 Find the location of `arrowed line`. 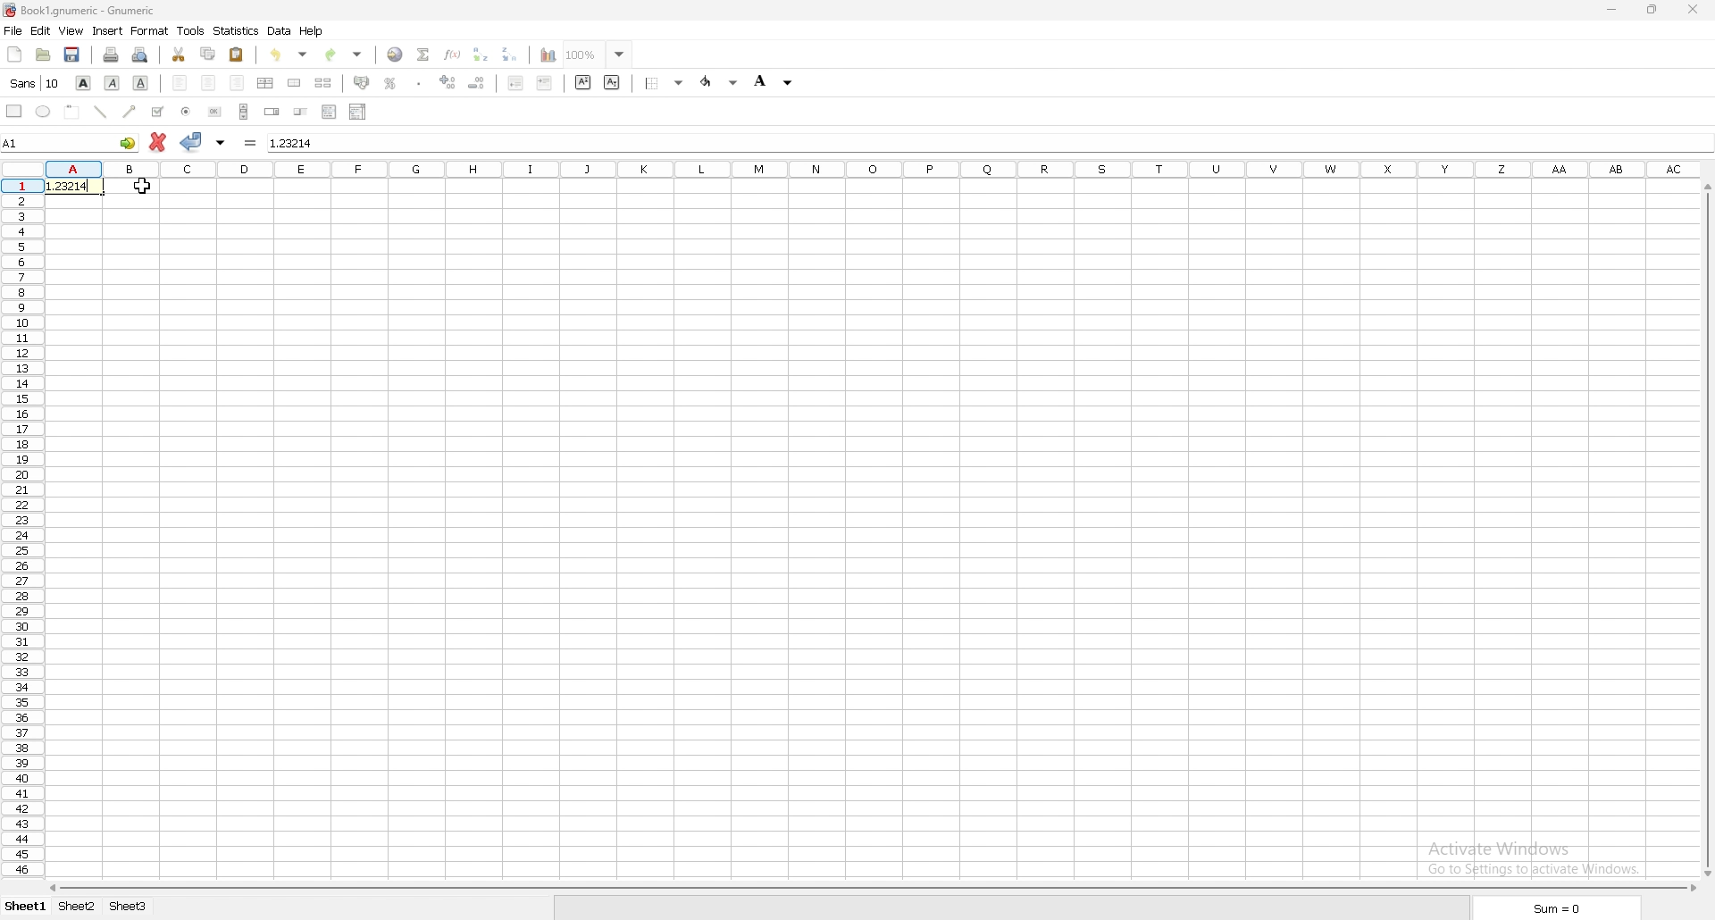

arrowed line is located at coordinates (130, 111).